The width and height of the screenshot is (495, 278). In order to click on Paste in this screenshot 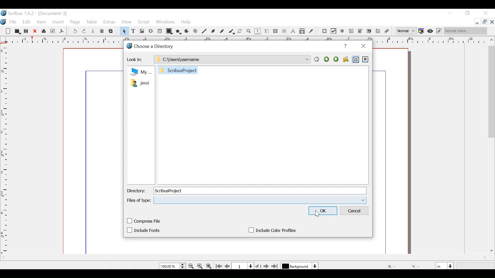, I will do `click(110, 31)`.